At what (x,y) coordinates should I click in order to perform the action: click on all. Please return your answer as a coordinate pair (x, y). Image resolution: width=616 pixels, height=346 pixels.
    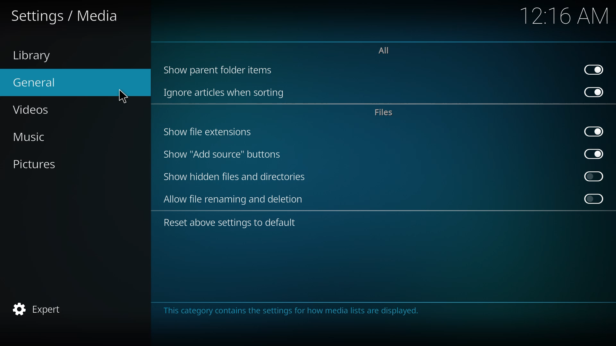
    Looking at the image, I should click on (383, 49).